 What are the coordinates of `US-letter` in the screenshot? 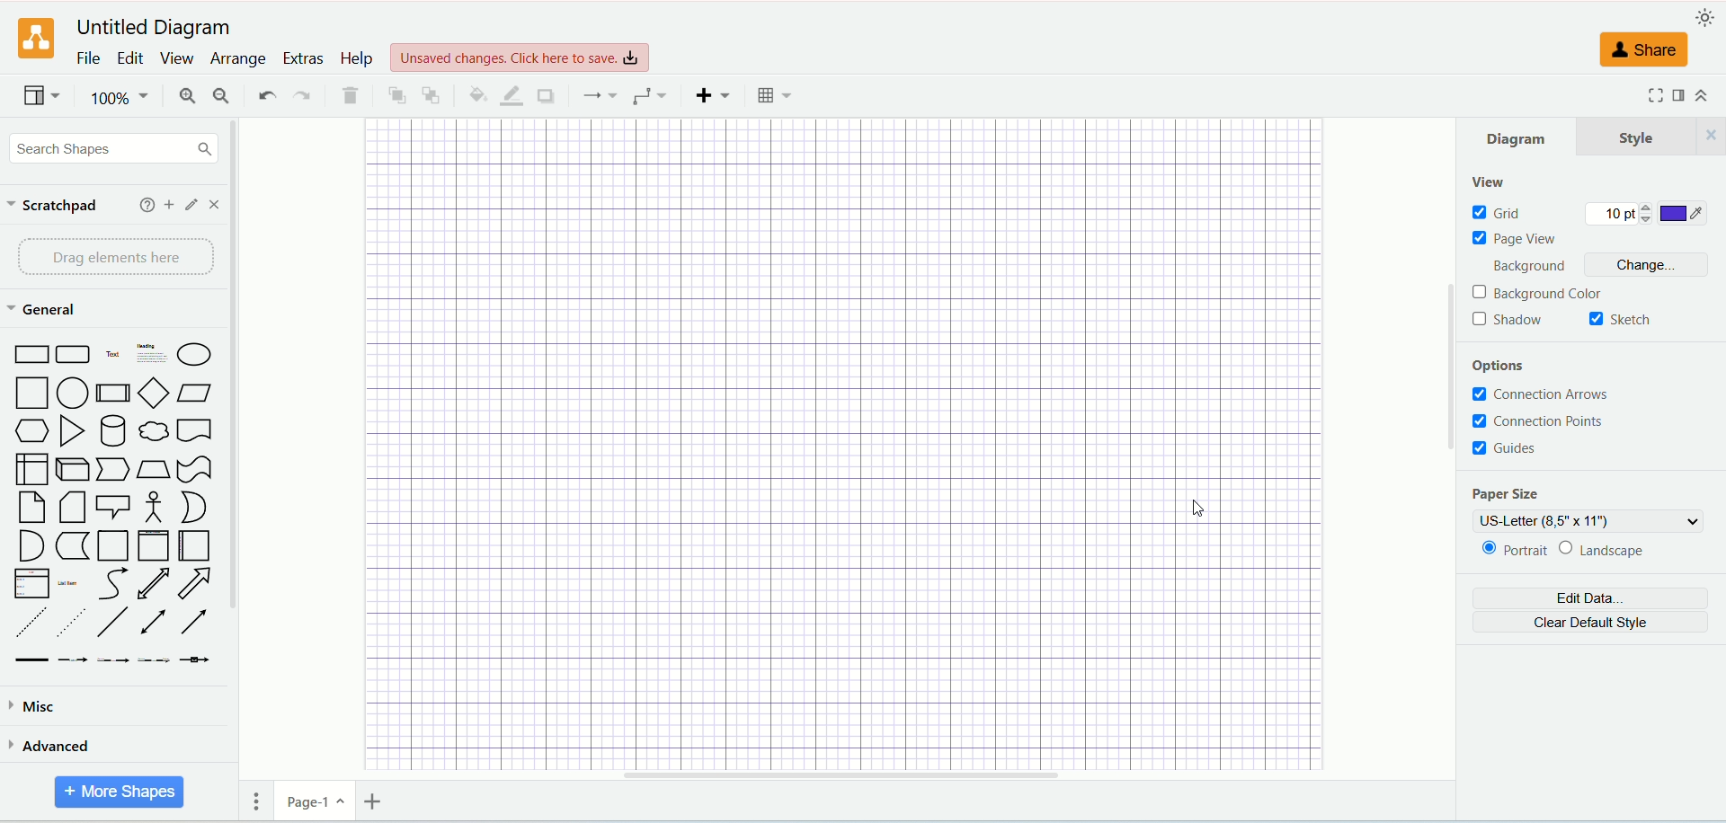 It's located at (1592, 520).